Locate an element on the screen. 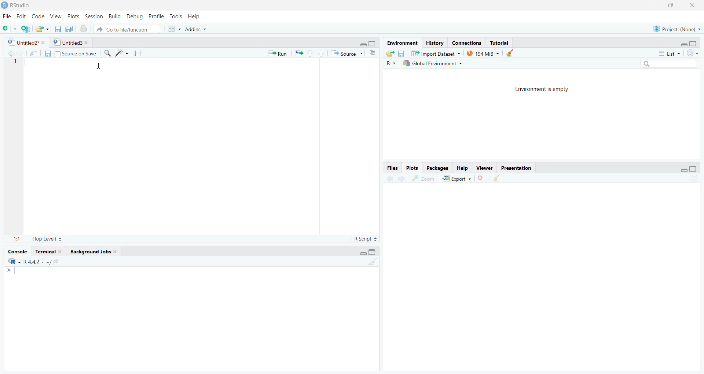 The height and width of the screenshot is (374, 704).  Addins  is located at coordinates (197, 29).